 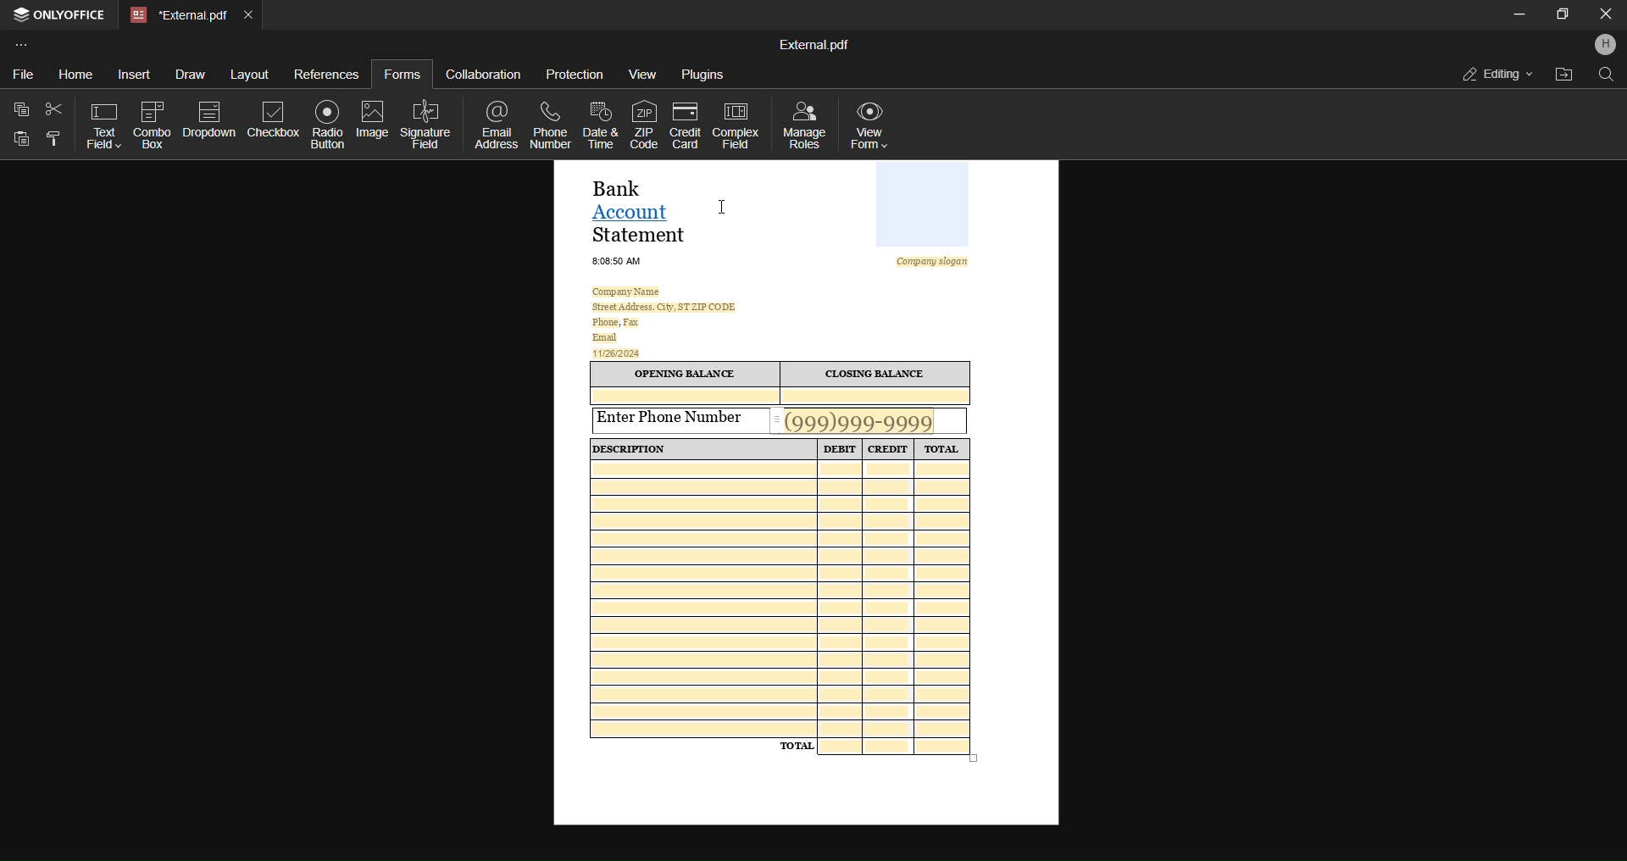 I want to click on text field, so click(x=98, y=124).